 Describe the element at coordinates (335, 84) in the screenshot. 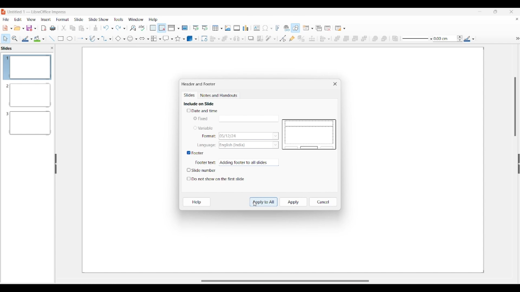

I see `Close window` at that location.